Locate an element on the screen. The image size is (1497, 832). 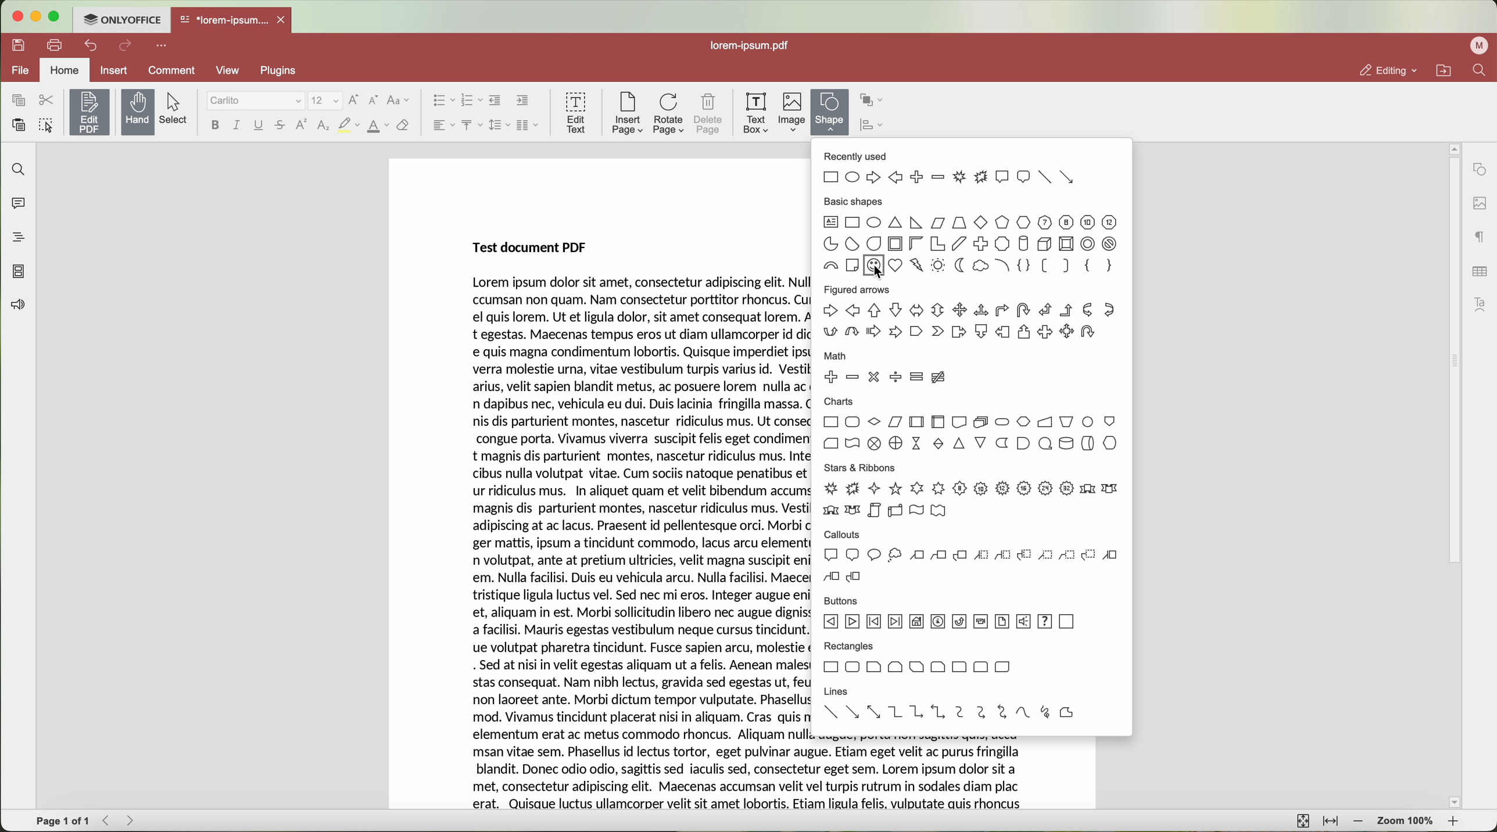
image is located at coordinates (792, 113).